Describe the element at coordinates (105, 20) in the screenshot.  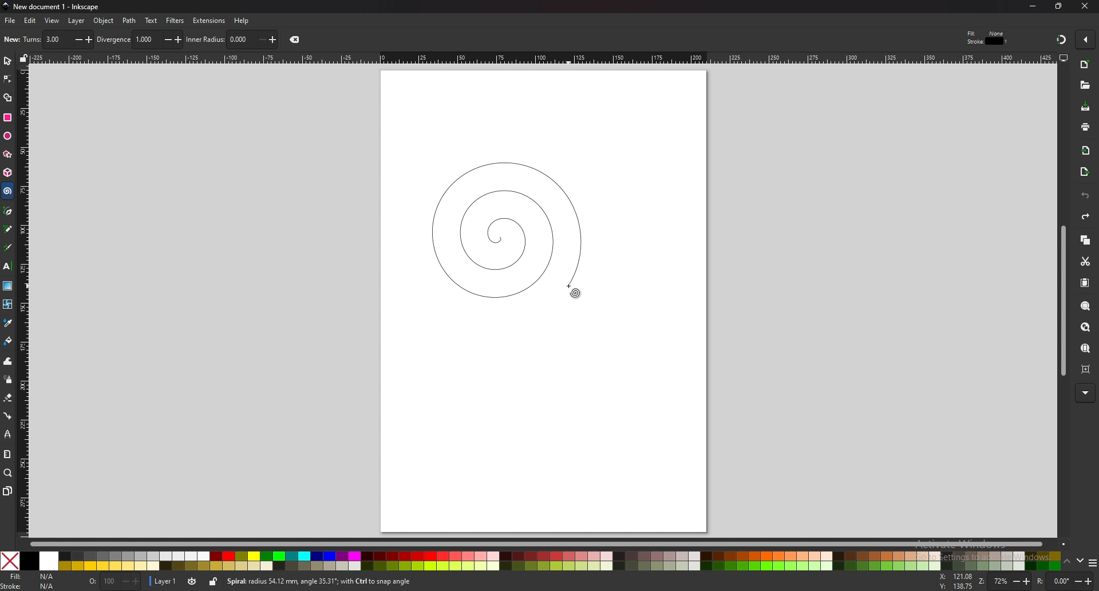
I see `object` at that location.